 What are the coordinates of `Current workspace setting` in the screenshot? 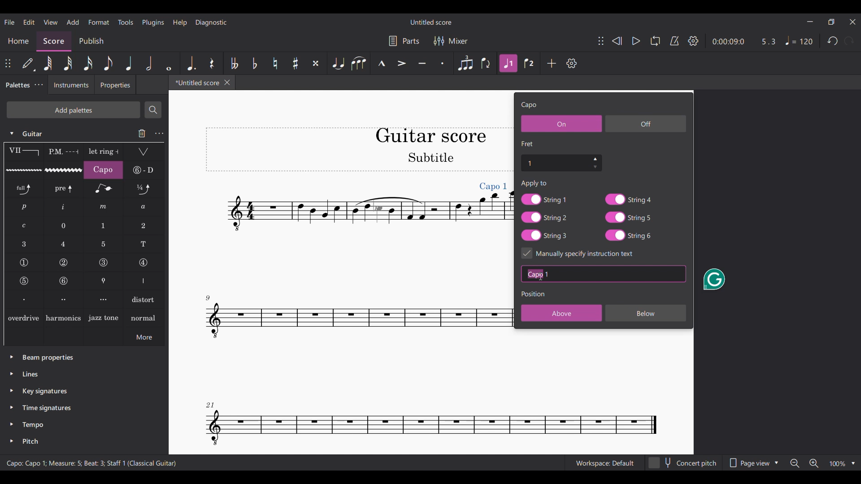 It's located at (604, 463).